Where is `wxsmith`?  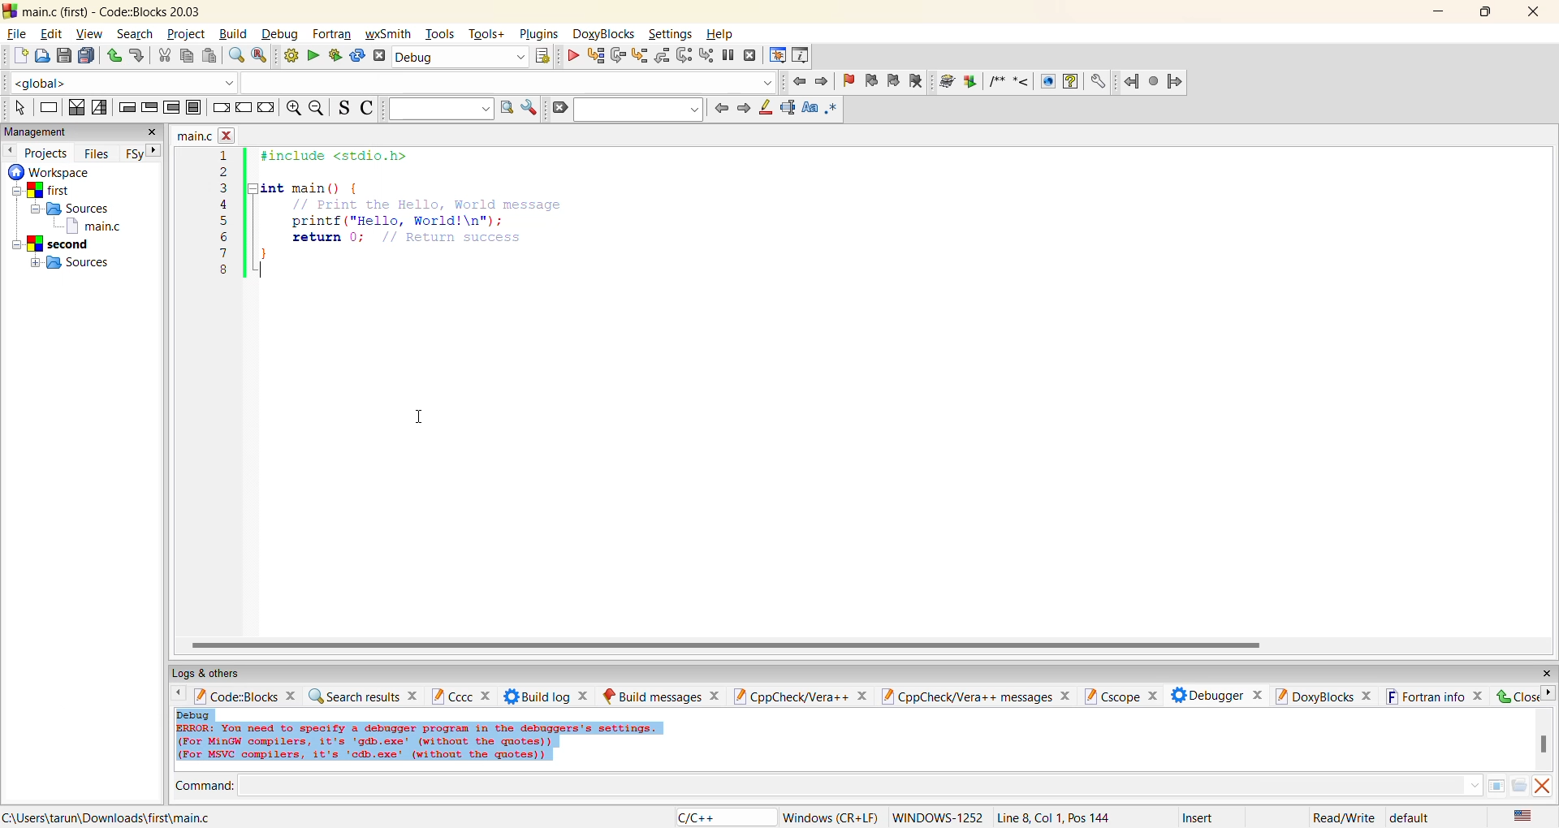
wxsmith is located at coordinates (388, 34).